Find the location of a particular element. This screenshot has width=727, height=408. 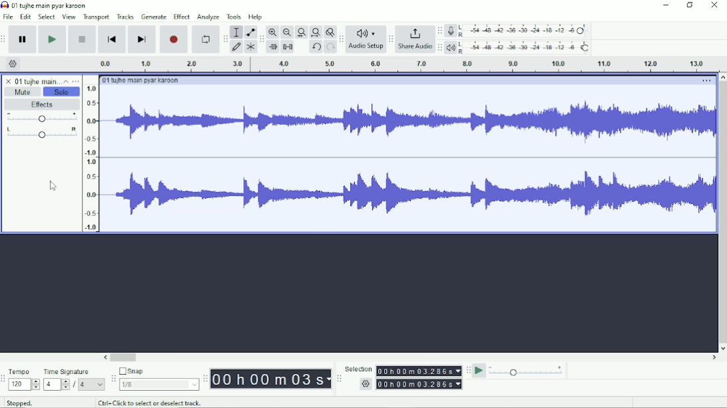

Audacity playback meter toolbar is located at coordinates (439, 48).